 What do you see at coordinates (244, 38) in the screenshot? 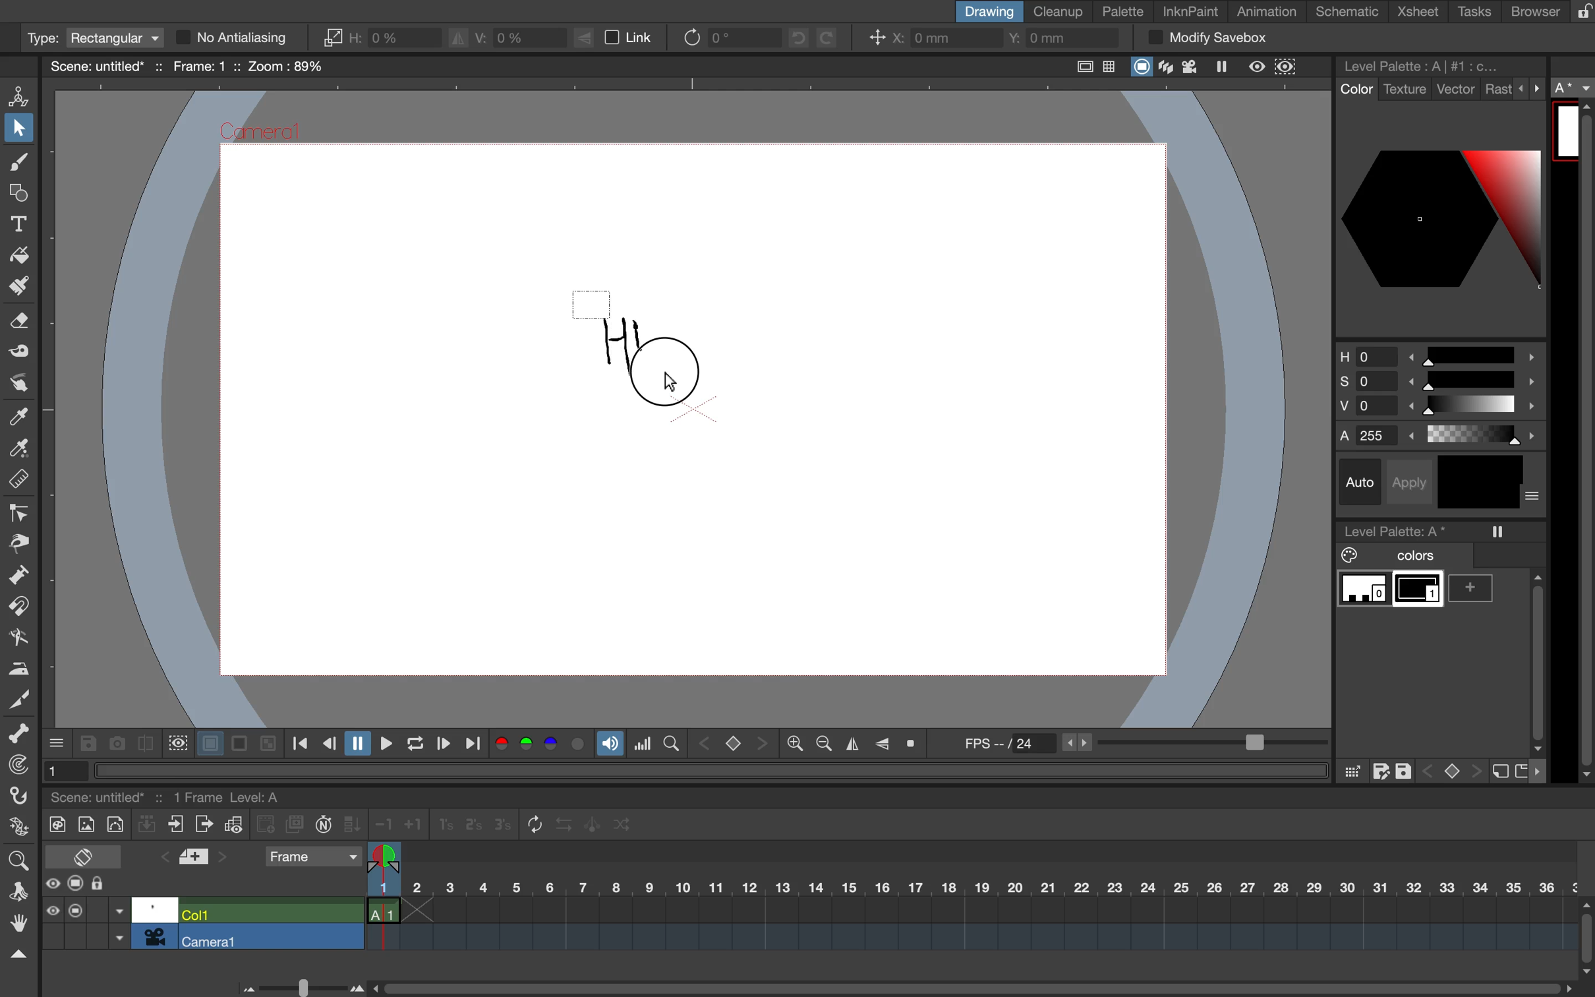
I see `no antialiasing` at bounding box center [244, 38].